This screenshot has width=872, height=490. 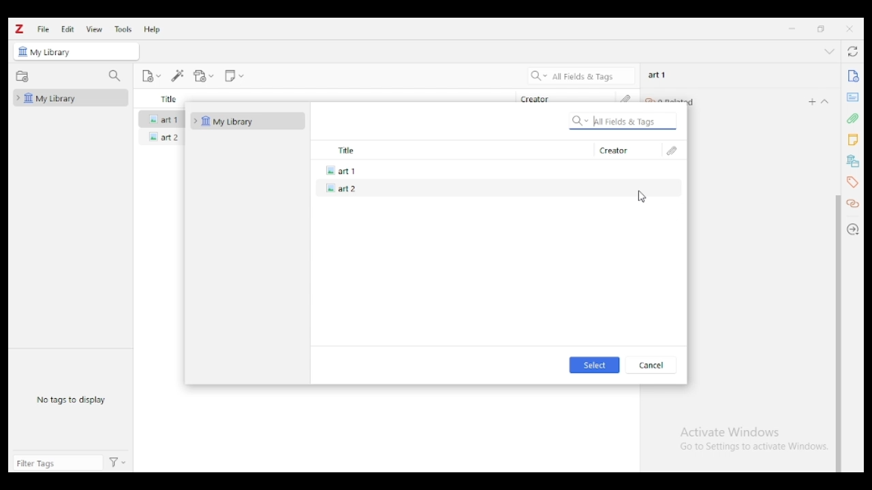 What do you see at coordinates (247, 121) in the screenshot?
I see `my library` at bounding box center [247, 121].